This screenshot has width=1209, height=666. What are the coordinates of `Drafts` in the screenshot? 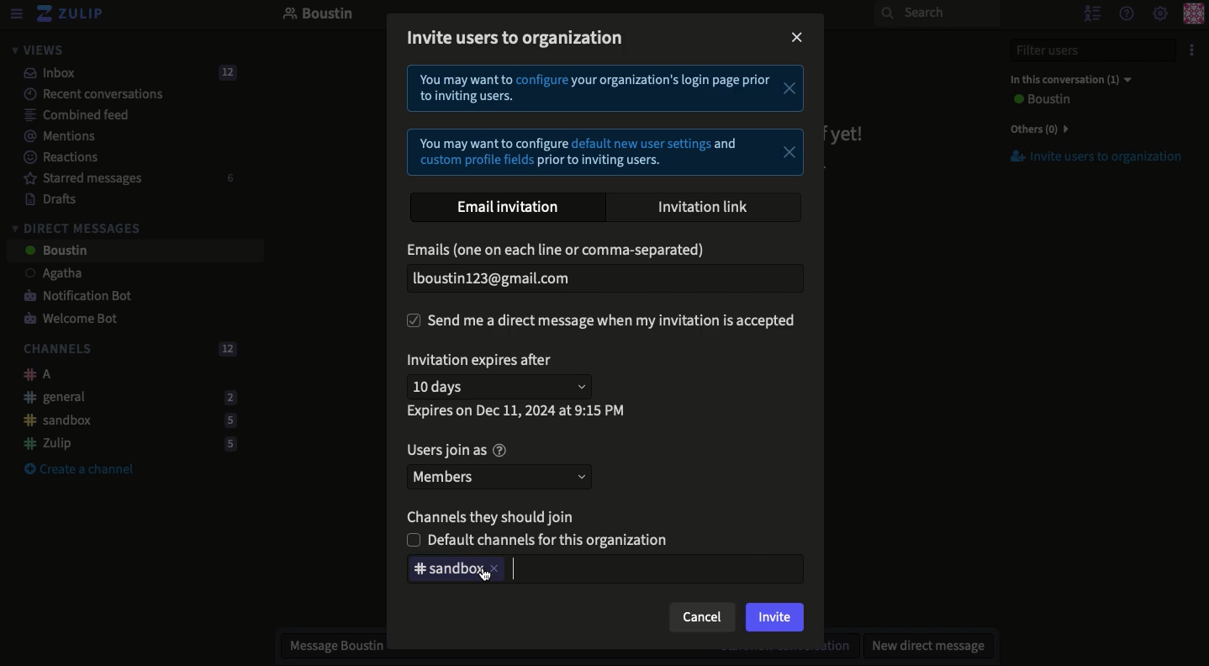 It's located at (43, 198).